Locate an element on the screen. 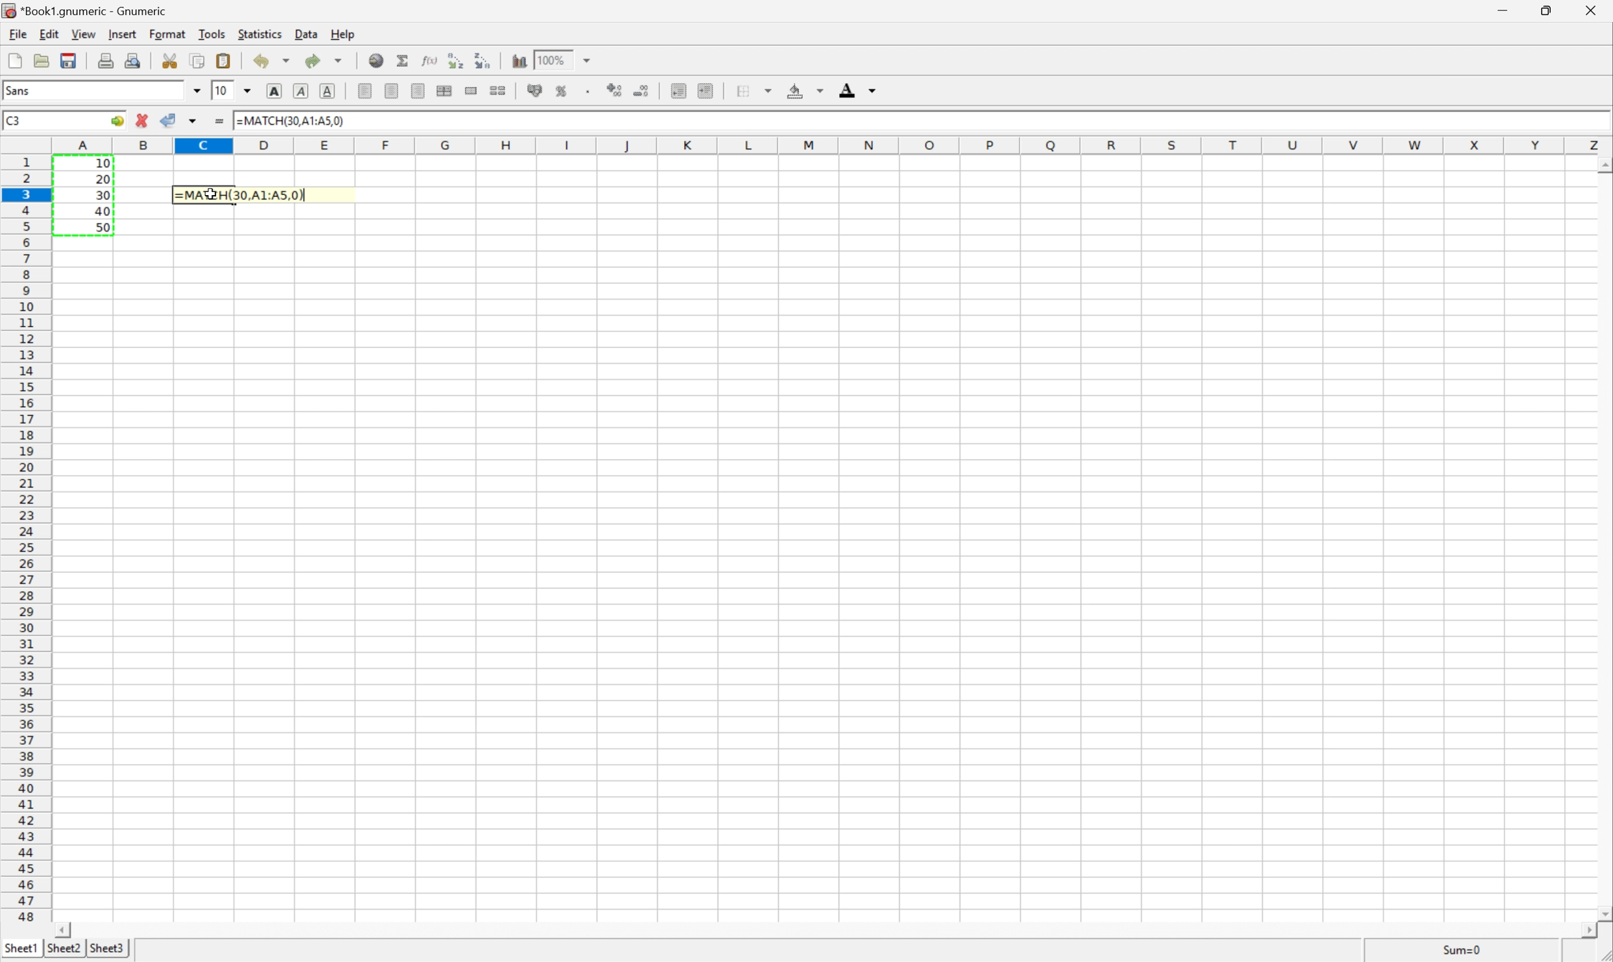 This screenshot has height=962, width=1613. File is located at coordinates (18, 34).